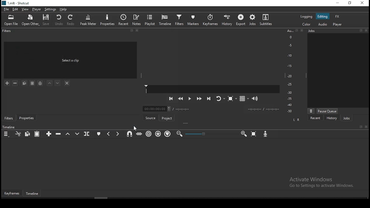  I want to click on notes, so click(137, 20).